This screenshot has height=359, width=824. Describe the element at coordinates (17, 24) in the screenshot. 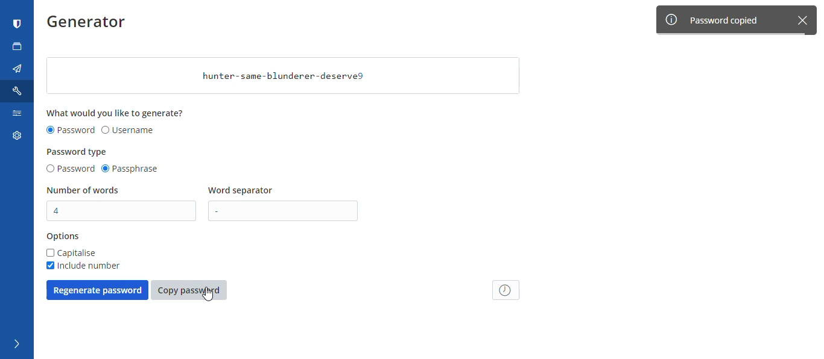

I see `bitwarden logo` at that location.